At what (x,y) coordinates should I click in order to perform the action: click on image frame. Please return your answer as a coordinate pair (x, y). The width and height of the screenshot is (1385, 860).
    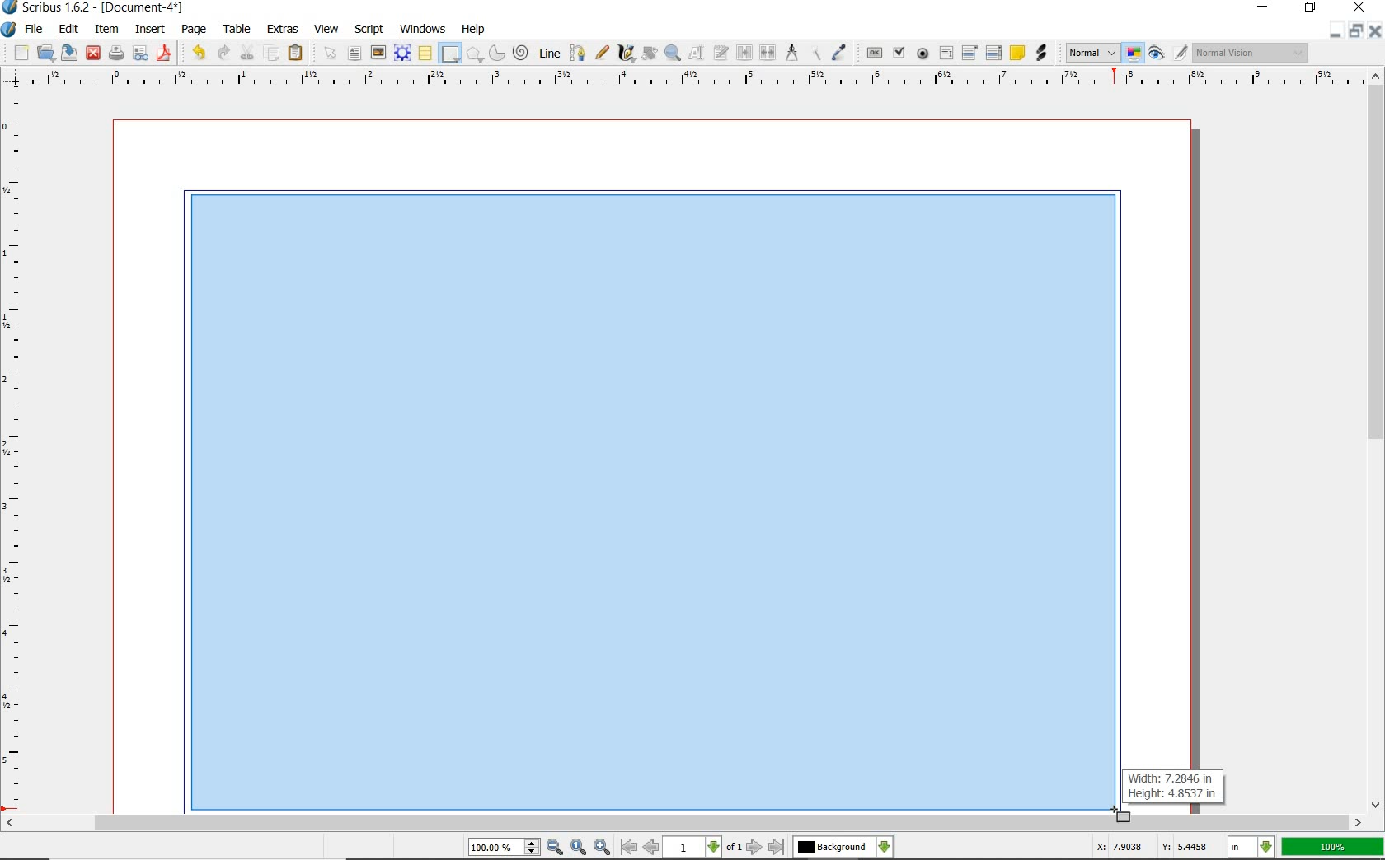
    Looking at the image, I should click on (378, 54).